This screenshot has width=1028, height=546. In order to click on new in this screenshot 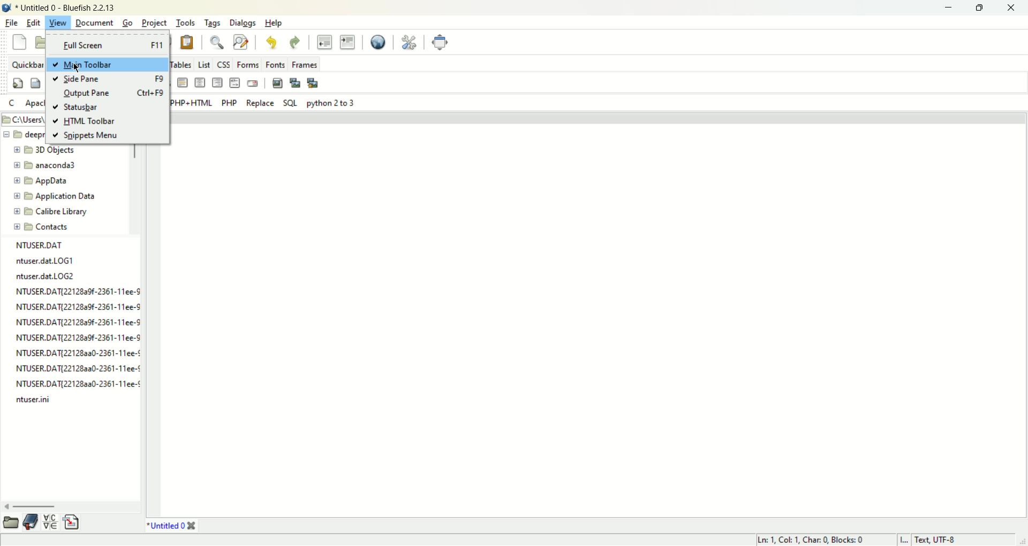, I will do `click(18, 42)`.